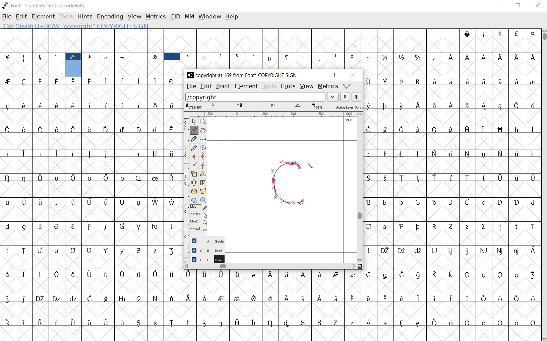 This screenshot has height=341, width=547. What do you see at coordinates (197, 219) in the screenshot?
I see `mse1 mse1 mse2 mse2` at bounding box center [197, 219].